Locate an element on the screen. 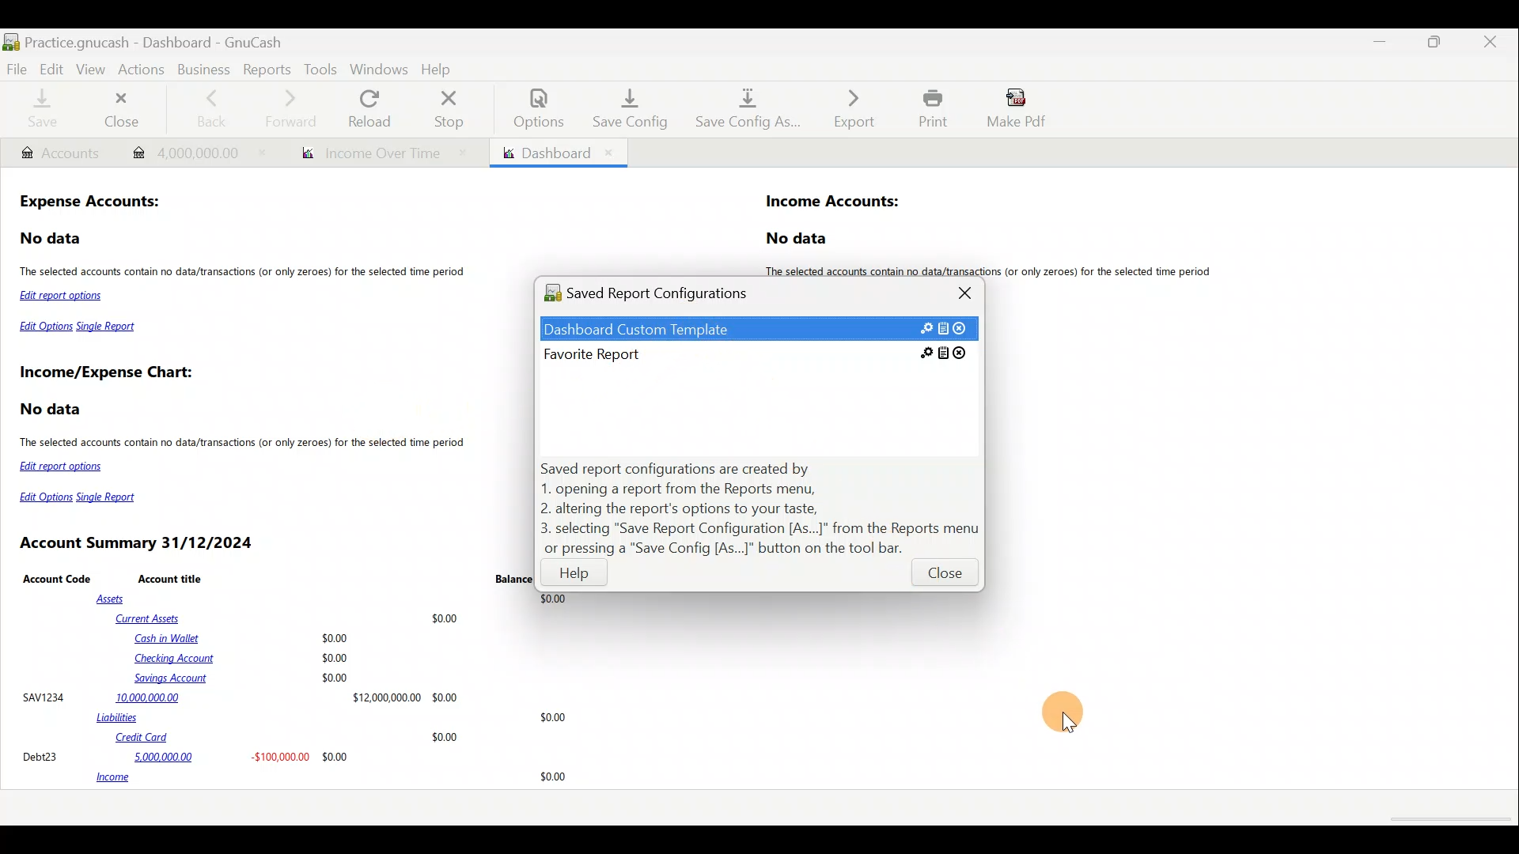 The height and width of the screenshot is (854, 1519). scroll is located at coordinates (1448, 820).